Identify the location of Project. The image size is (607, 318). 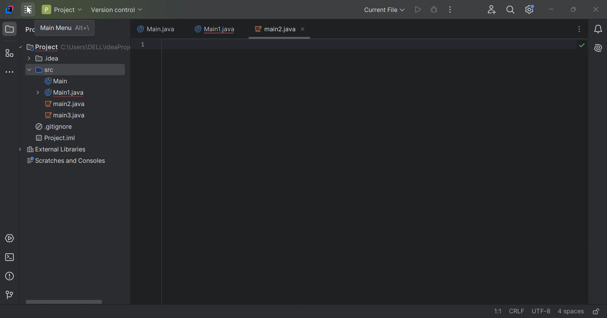
(43, 47).